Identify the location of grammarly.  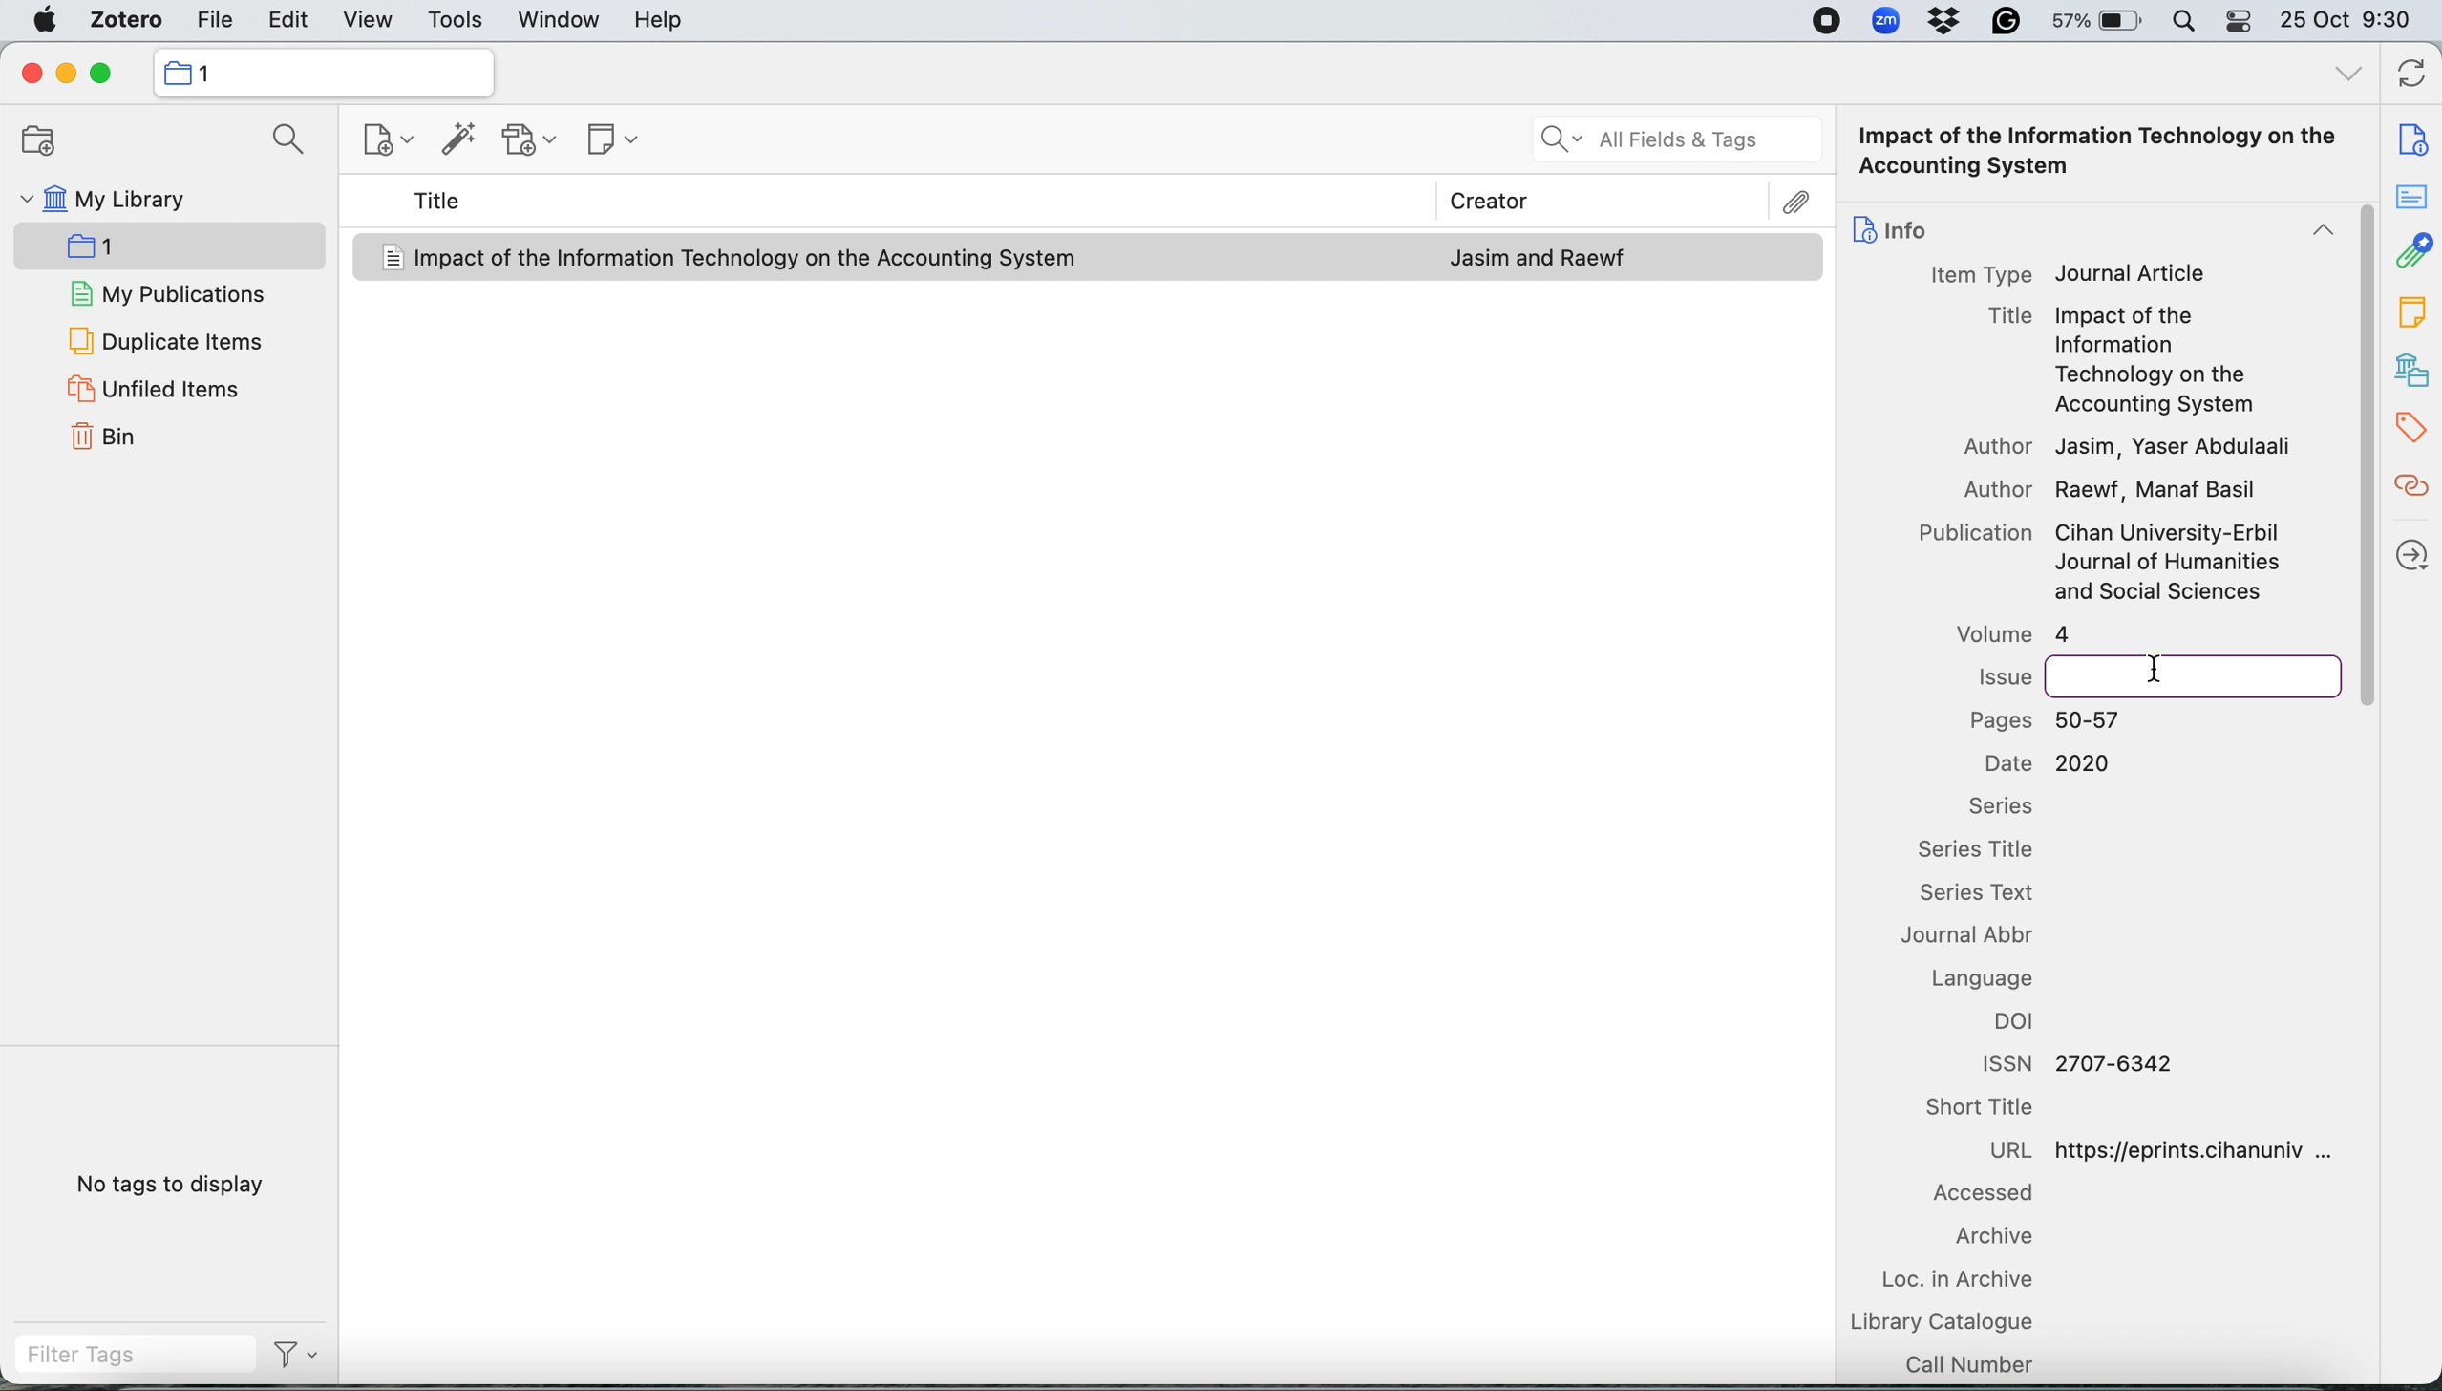
(2010, 23).